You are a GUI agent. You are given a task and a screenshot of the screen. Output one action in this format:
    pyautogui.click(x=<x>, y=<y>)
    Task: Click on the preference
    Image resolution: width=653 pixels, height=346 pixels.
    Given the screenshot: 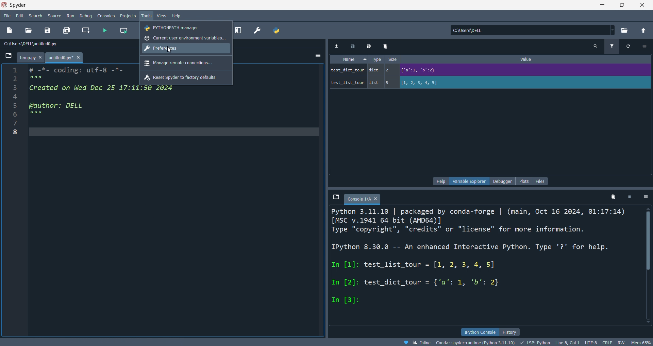 What is the action you would take?
    pyautogui.click(x=258, y=30)
    